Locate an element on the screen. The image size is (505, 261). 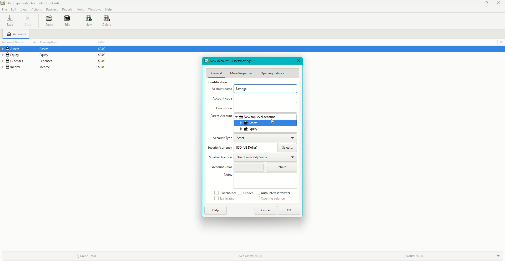
Use Commodity value is located at coordinates (252, 158).